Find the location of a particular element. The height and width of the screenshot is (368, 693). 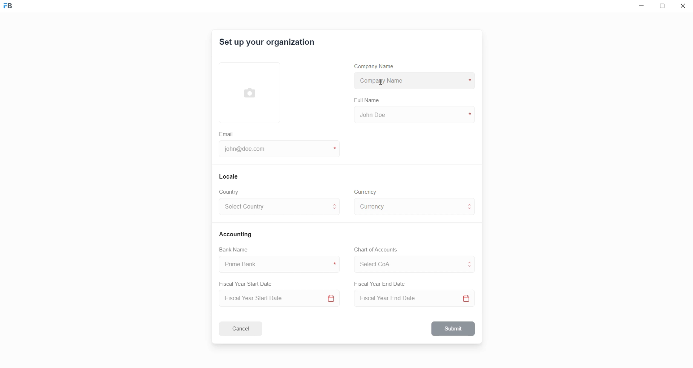

select Profile picture is located at coordinates (246, 92).